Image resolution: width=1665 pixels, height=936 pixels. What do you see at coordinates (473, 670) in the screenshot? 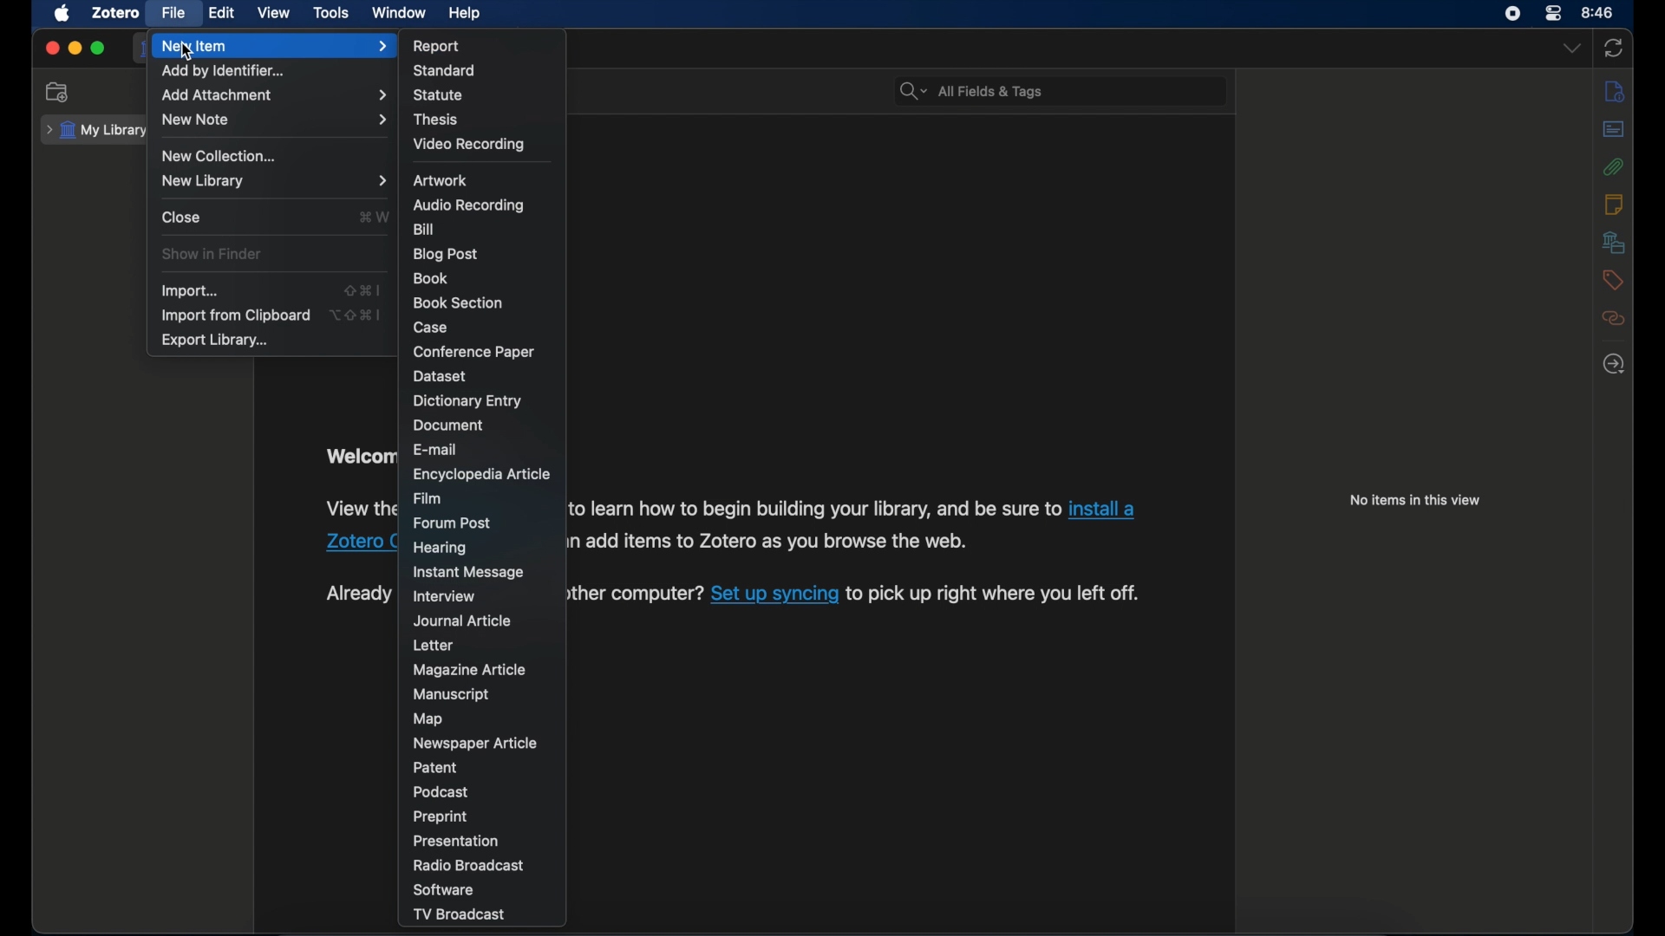
I see `magazine article` at bounding box center [473, 670].